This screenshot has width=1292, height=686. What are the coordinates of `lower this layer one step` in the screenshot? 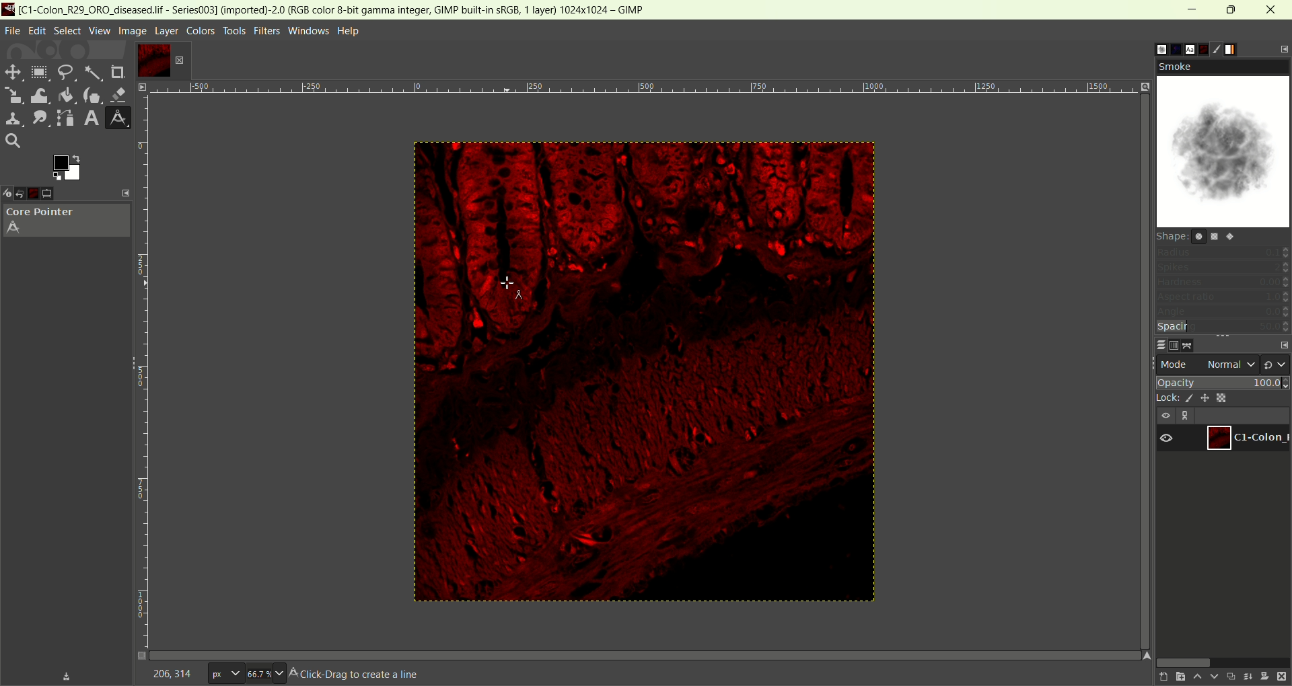 It's located at (1214, 677).